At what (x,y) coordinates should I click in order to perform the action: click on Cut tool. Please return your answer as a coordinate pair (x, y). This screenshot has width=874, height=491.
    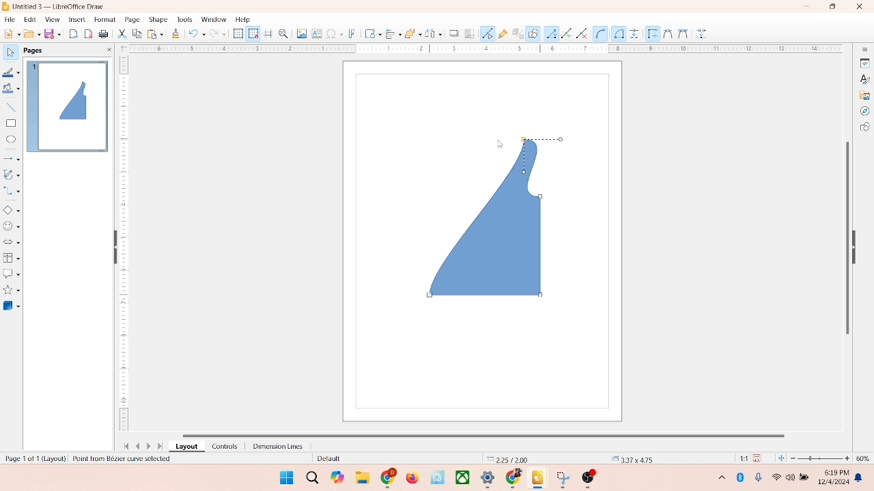
    Looking at the image, I should click on (664, 33).